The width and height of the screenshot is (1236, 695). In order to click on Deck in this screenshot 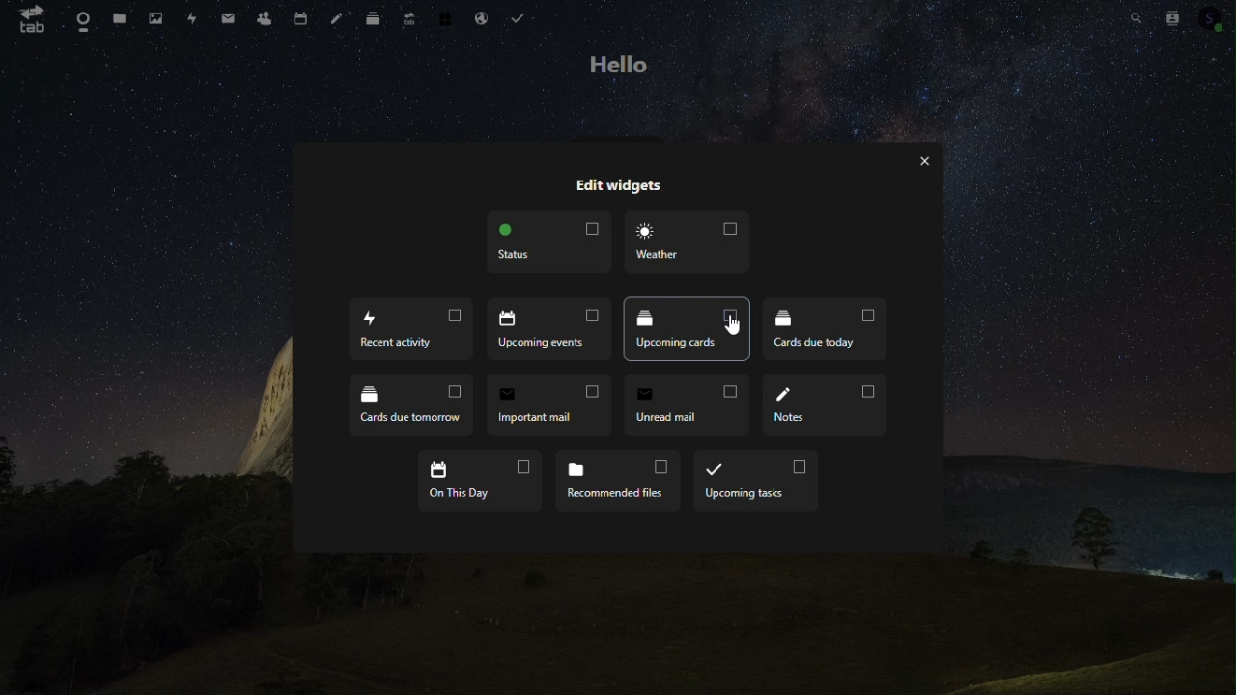, I will do `click(376, 15)`.